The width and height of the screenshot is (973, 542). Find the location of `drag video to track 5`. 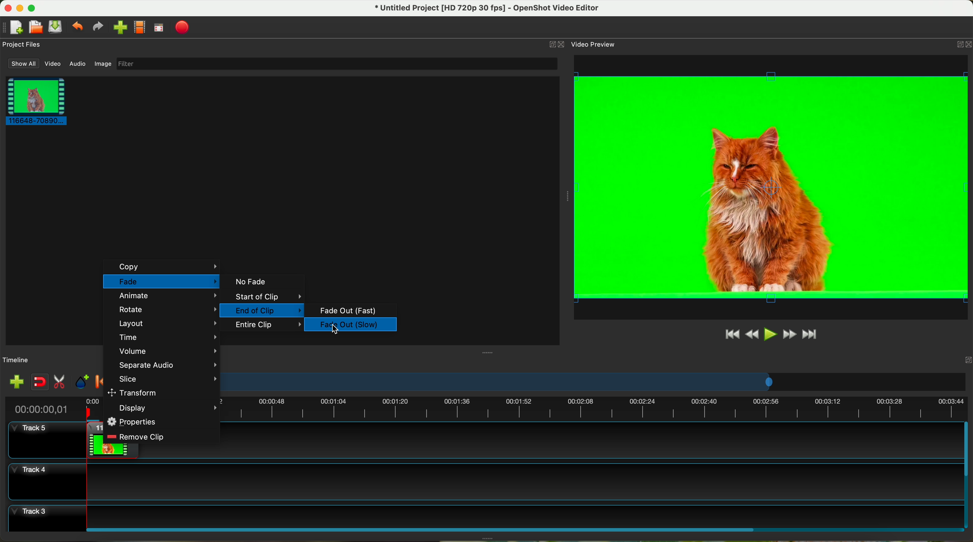

drag video to track 5 is located at coordinates (94, 439).